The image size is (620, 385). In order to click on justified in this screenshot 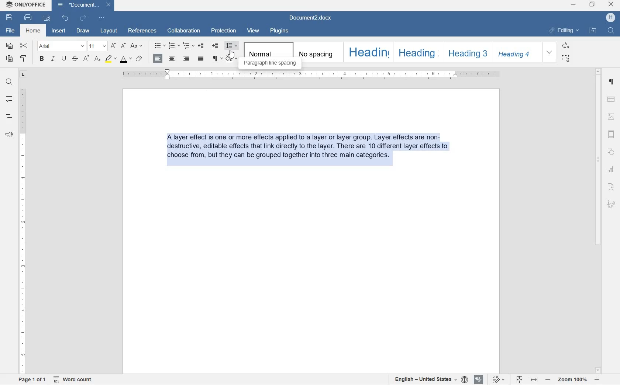, I will do `click(201, 59)`.